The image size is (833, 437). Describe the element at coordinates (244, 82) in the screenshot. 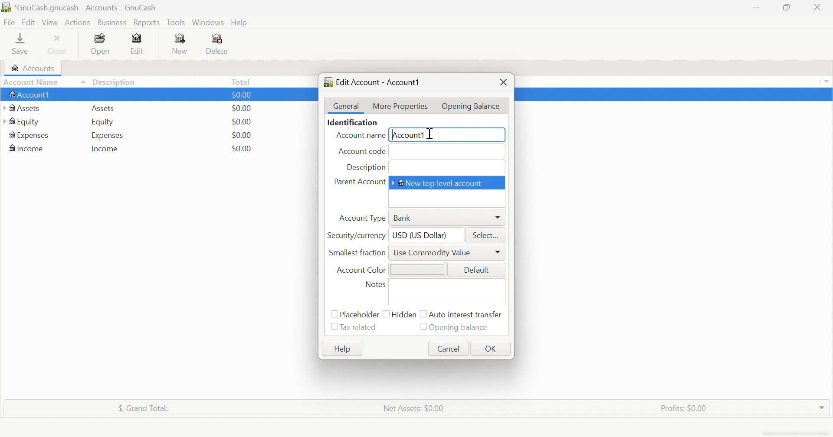

I see `Total` at that location.